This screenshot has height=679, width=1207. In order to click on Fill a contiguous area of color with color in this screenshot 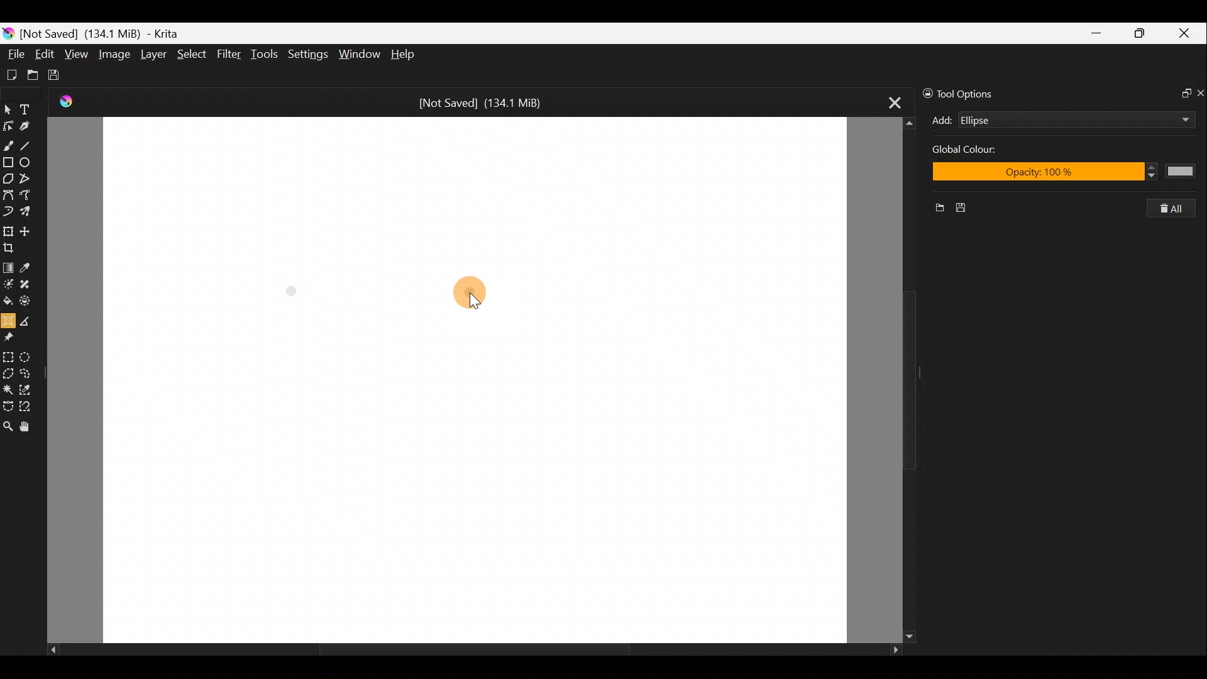, I will do `click(8, 301)`.